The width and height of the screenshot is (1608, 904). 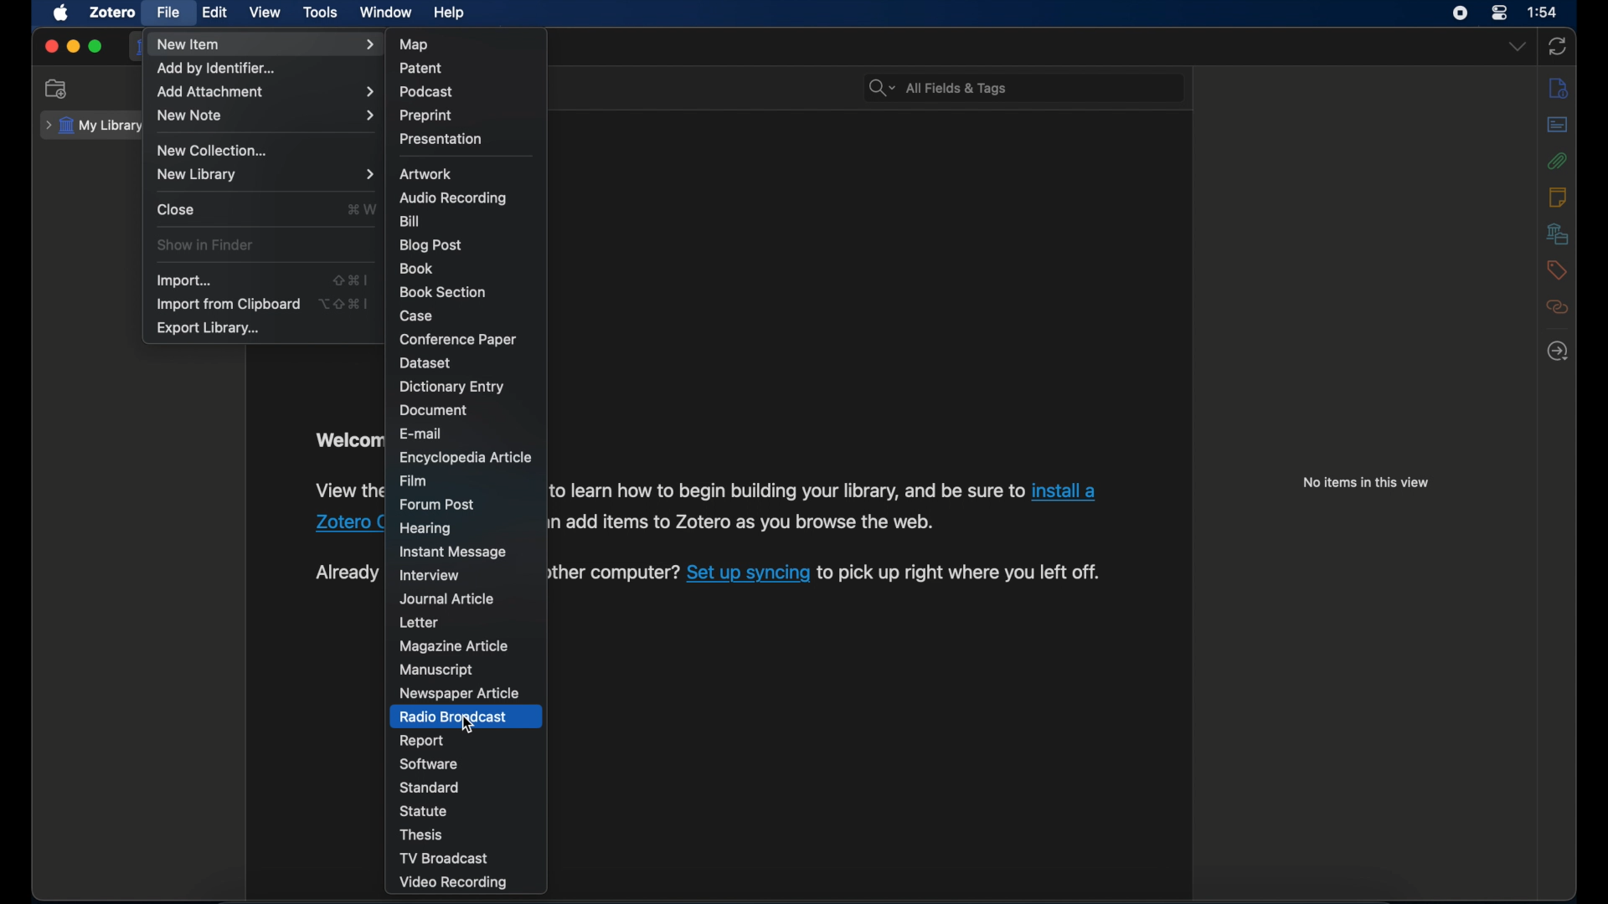 What do you see at coordinates (1558, 351) in the screenshot?
I see `locate` at bounding box center [1558, 351].